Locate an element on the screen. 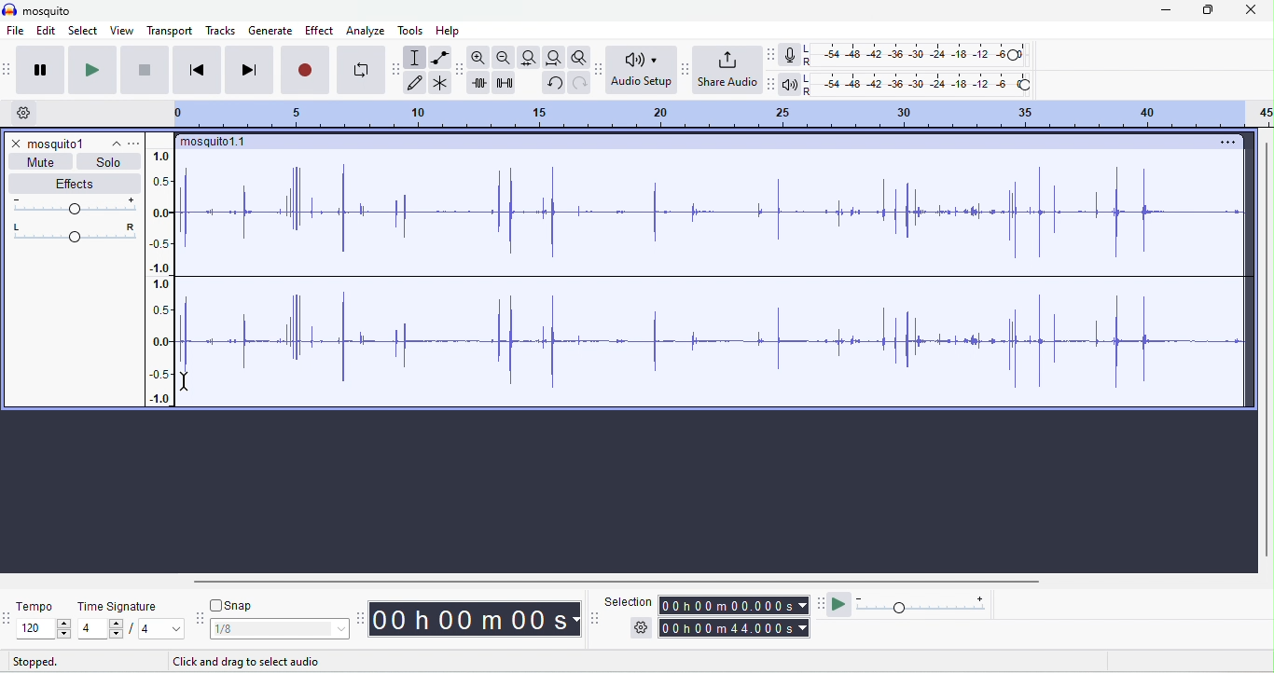 The image size is (1274, 673). cursor is located at coordinates (186, 384).